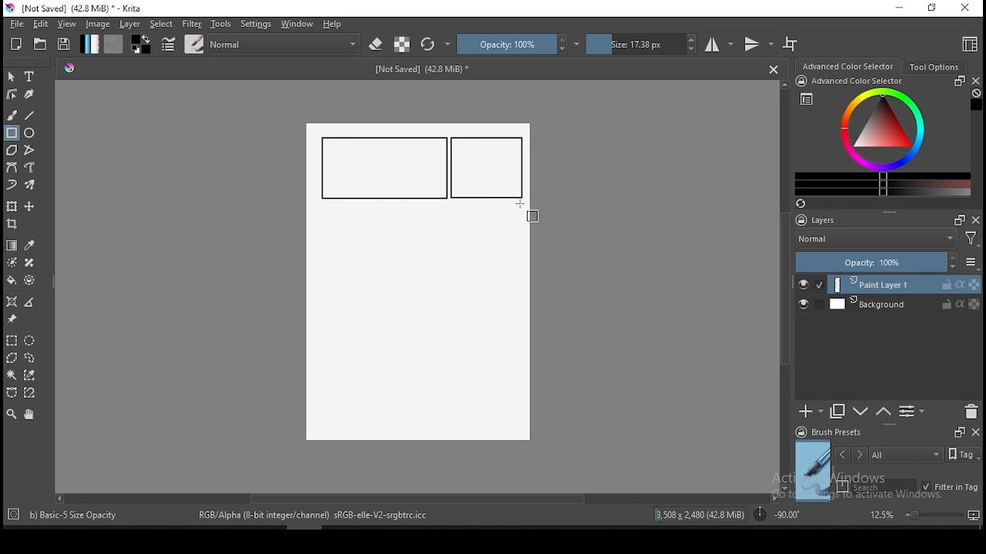  Describe the element at coordinates (256, 24) in the screenshot. I see `settings` at that location.